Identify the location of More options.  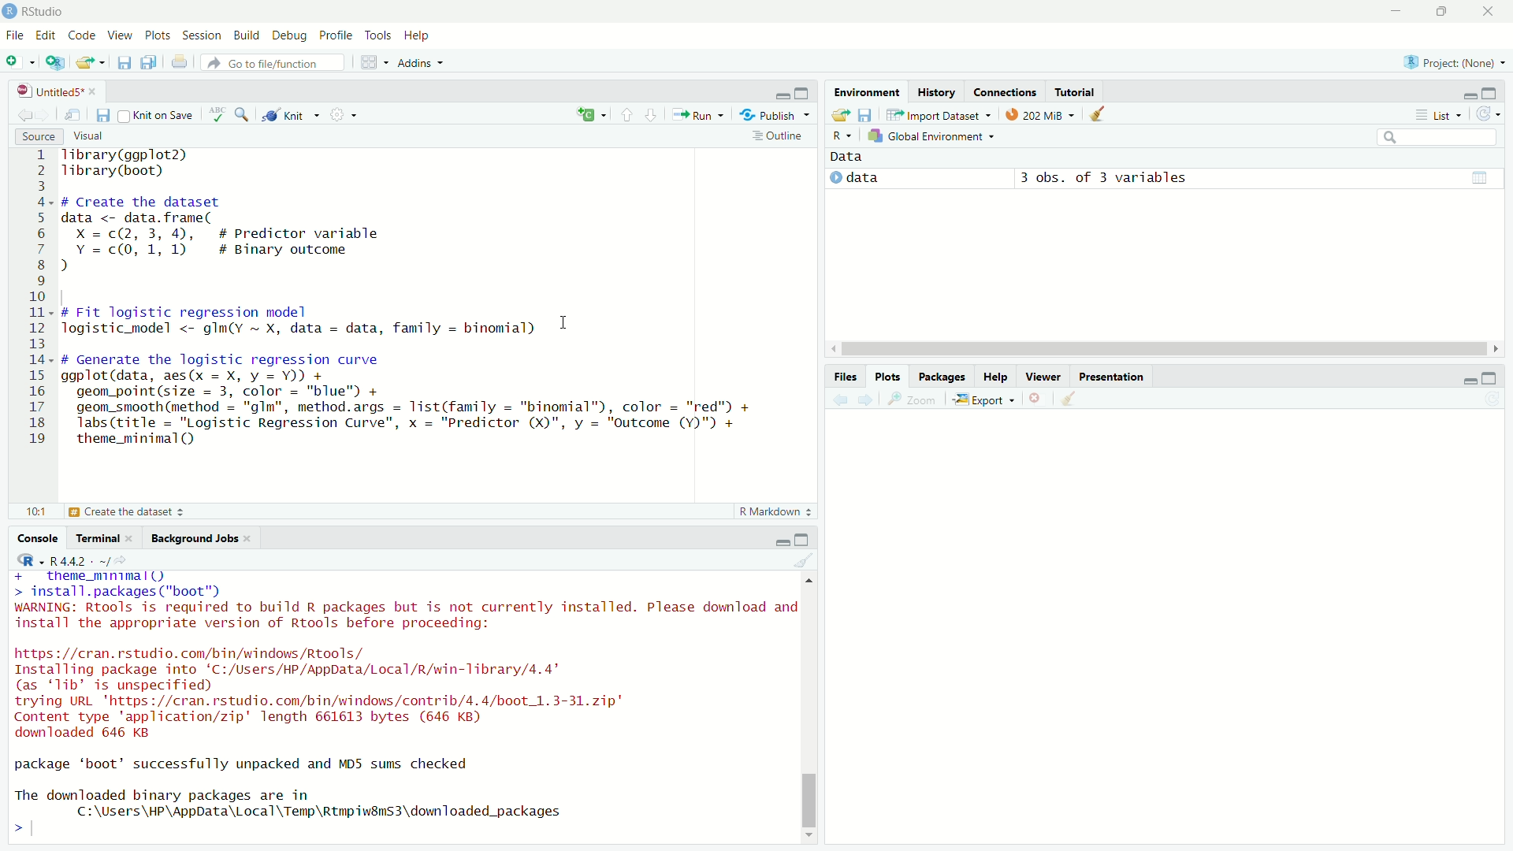
(344, 113).